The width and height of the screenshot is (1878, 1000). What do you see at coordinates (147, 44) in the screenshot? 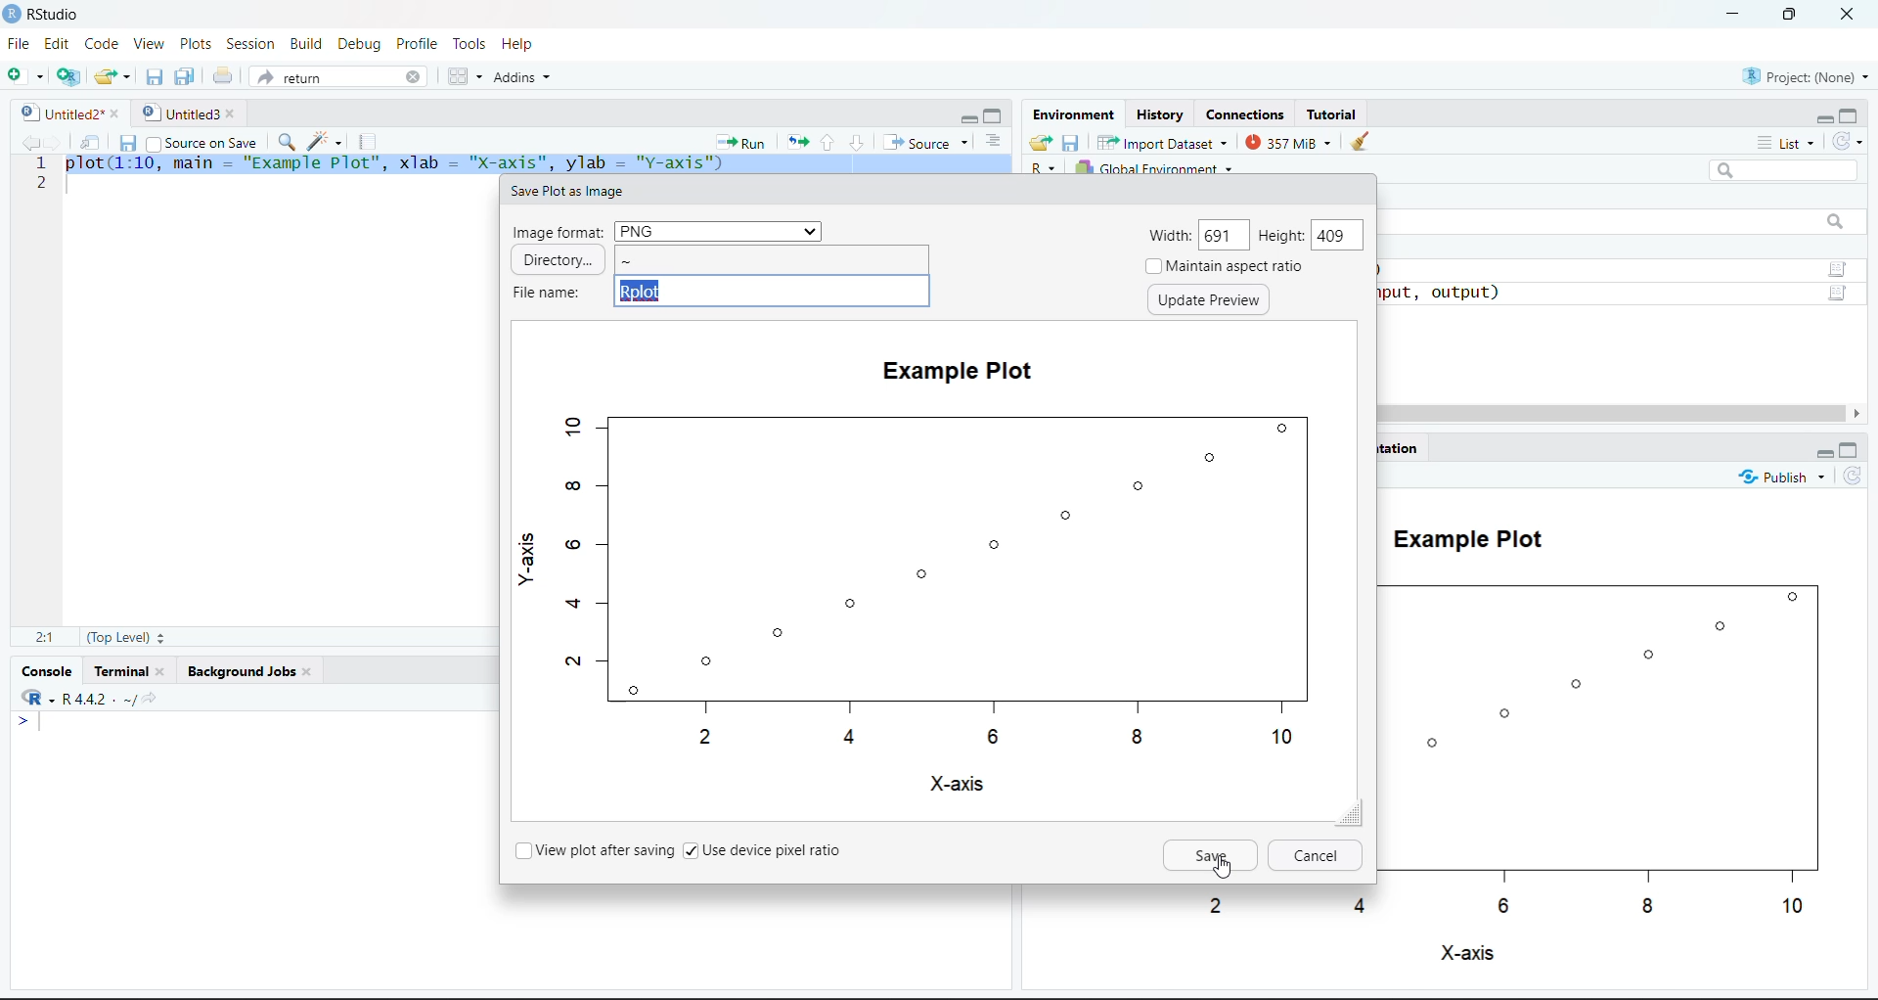
I see `View` at bounding box center [147, 44].